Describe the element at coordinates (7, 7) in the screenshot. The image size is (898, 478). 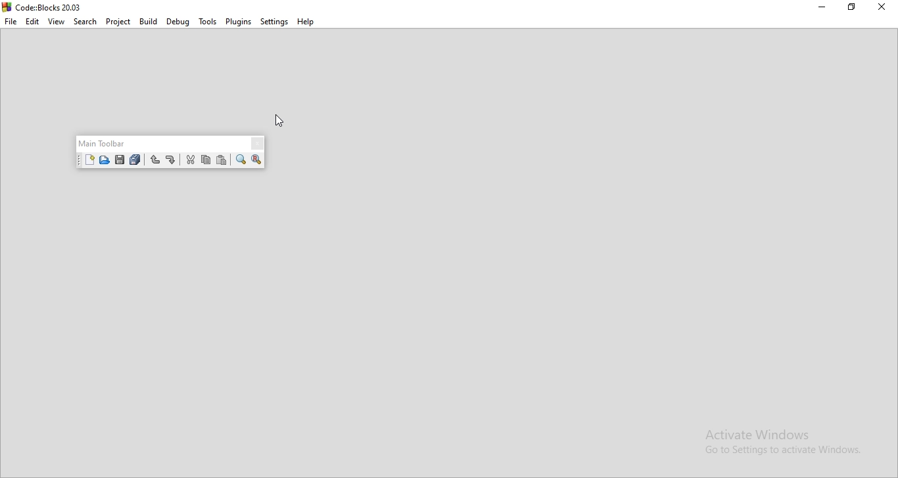
I see `logo` at that location.